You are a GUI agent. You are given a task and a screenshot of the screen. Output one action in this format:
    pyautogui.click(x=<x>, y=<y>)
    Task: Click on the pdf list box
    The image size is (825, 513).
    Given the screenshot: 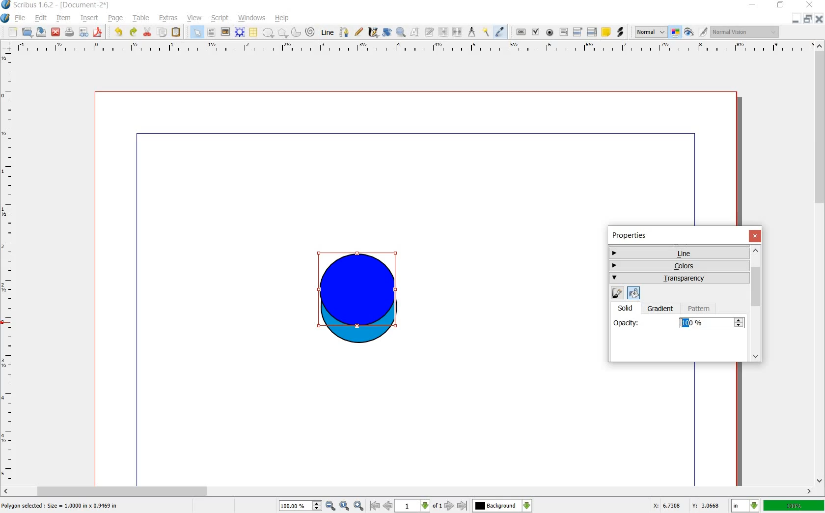 What is the action you would take?
    pyautogui.click(x=592, y=31)
    